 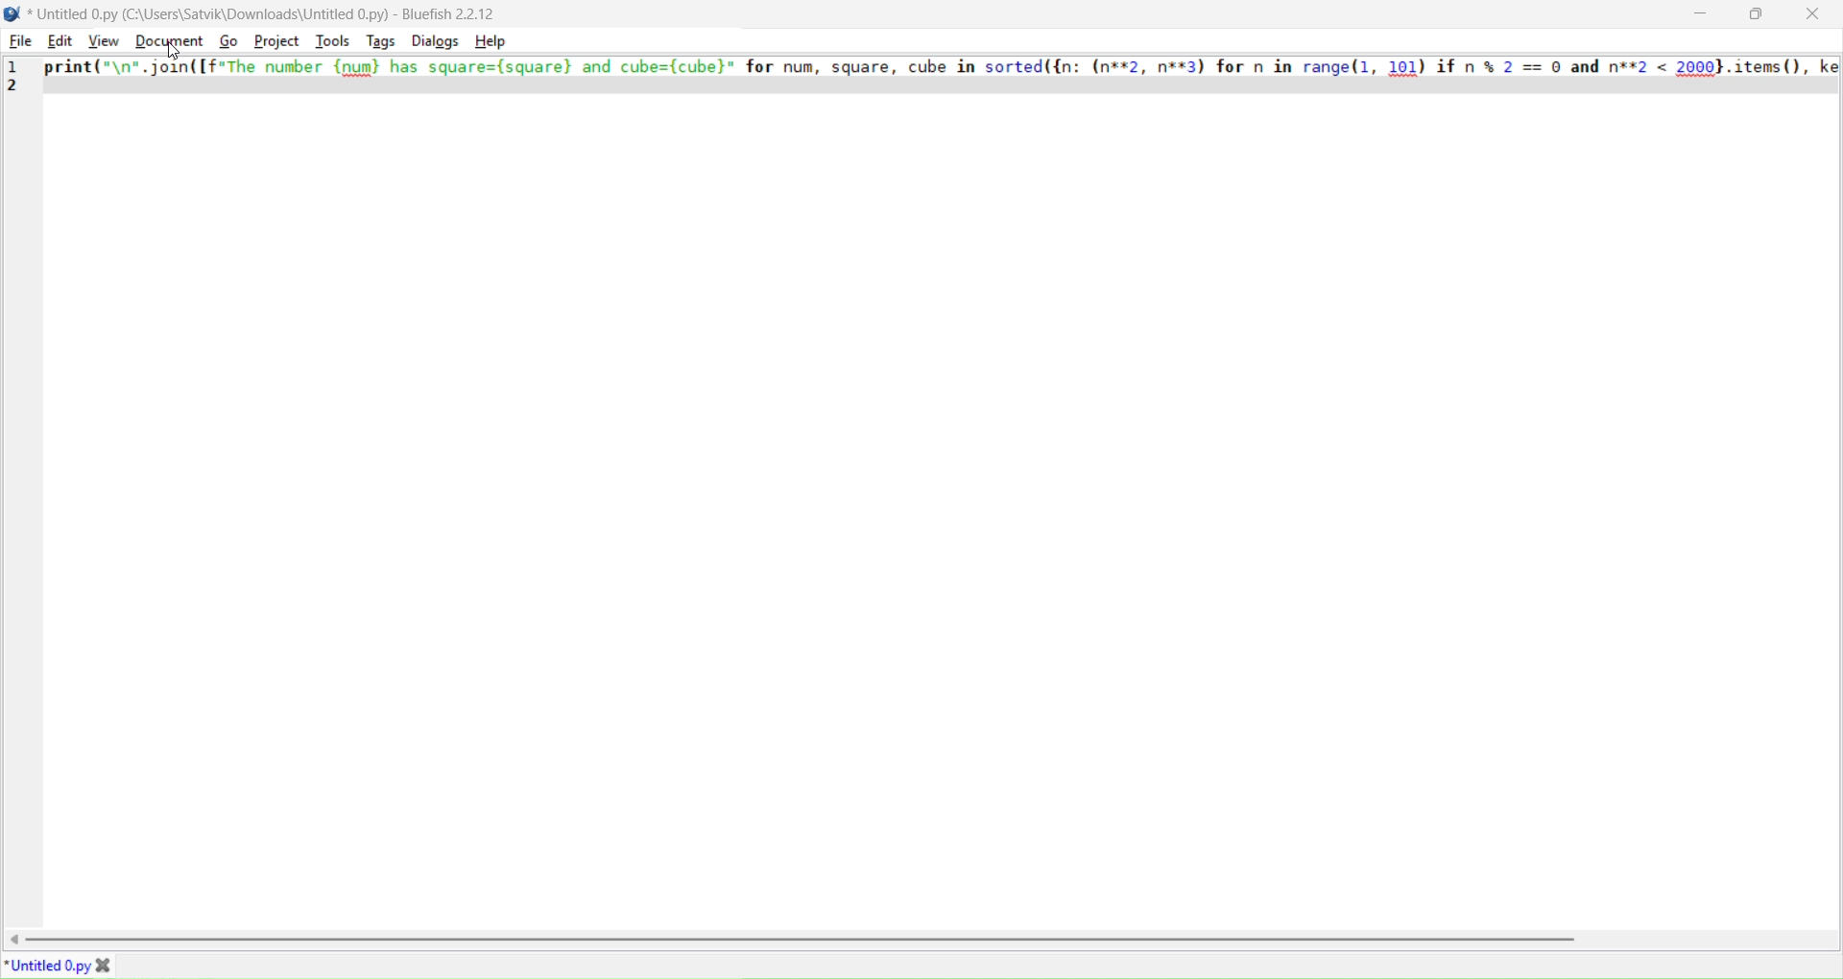 What do you see at coordinates (434, 40) in the screenshot?
I see `Dialogs` at bounding box center [434, 40].